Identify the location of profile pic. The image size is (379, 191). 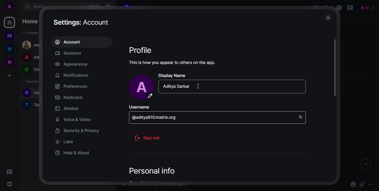
(142, 87).